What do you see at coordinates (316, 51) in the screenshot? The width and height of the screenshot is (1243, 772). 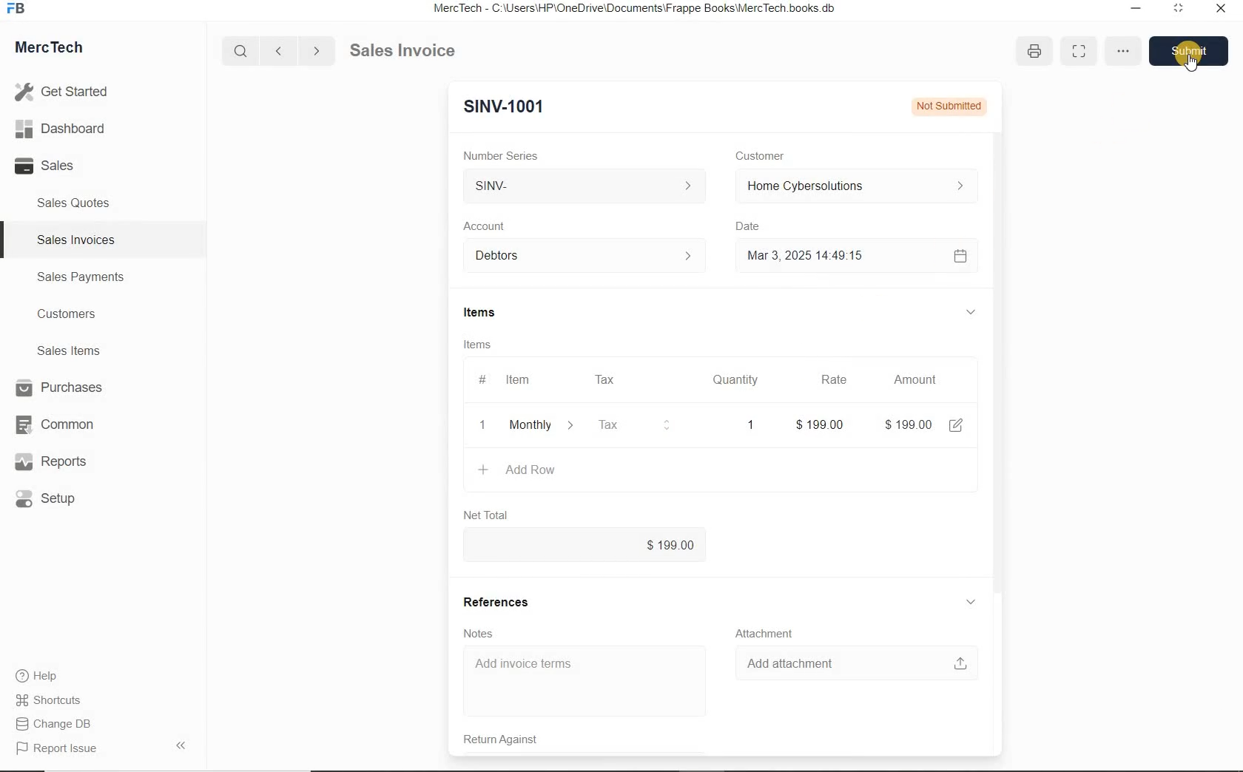 I see `Go forward` at bounding box center [316, 51].